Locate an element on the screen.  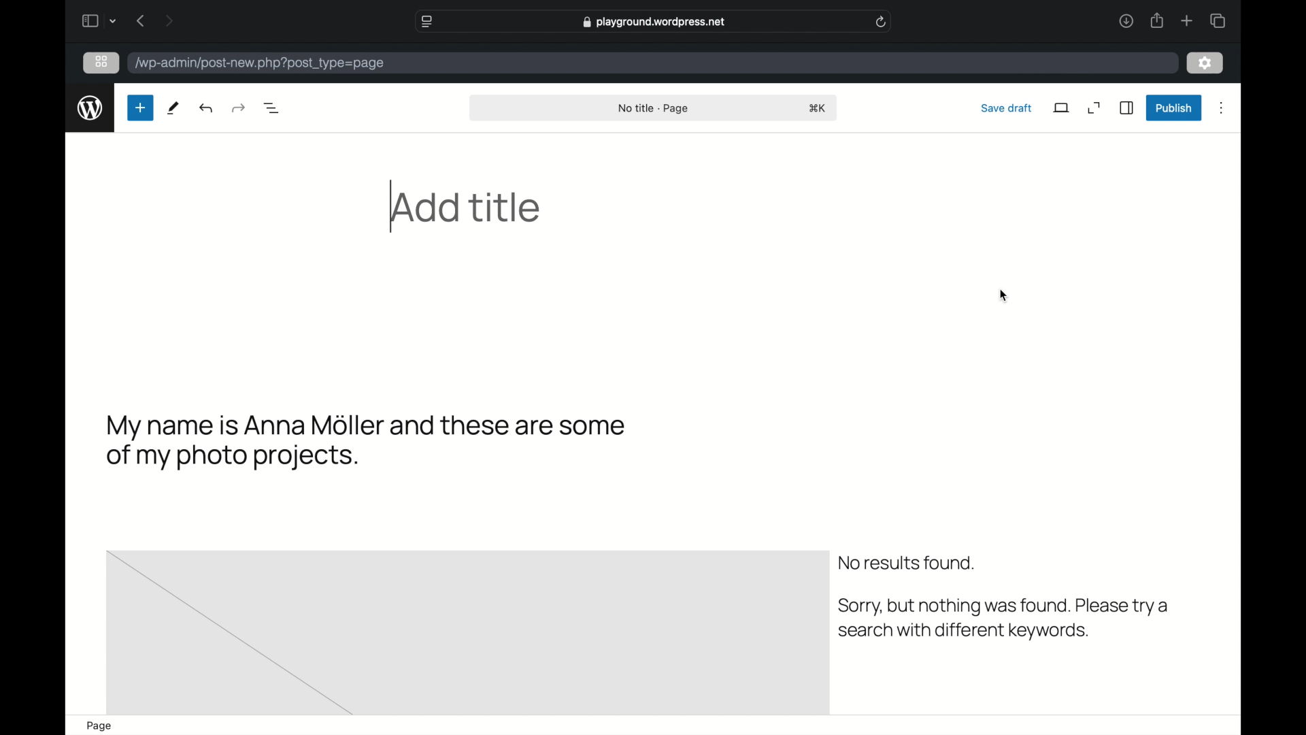
cursor is located at coordinates (1003, 295).